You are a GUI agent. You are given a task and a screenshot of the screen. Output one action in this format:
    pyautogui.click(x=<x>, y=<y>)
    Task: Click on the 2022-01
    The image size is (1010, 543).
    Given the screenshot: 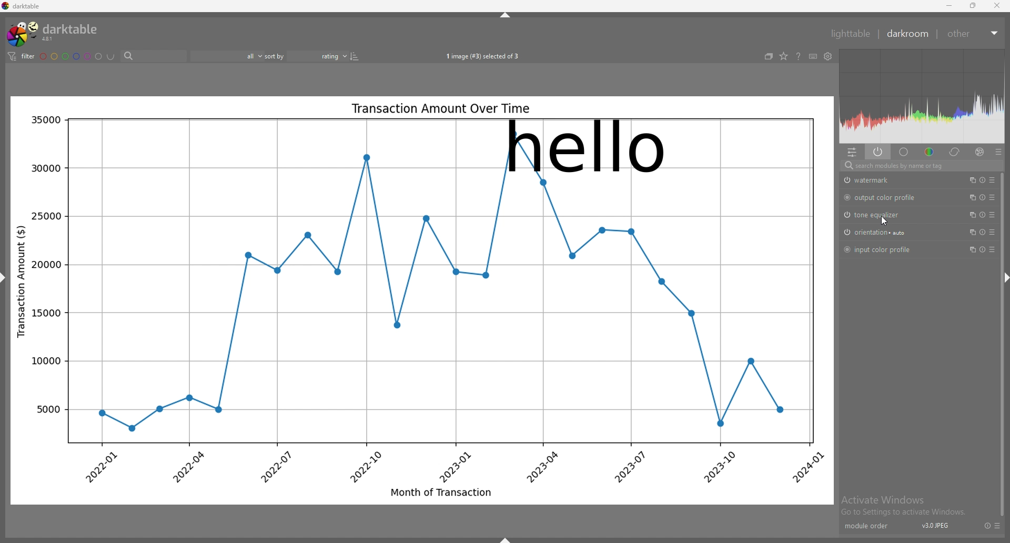 What is the action you would take?
    pyautogui.click(x=105, y=467)
    